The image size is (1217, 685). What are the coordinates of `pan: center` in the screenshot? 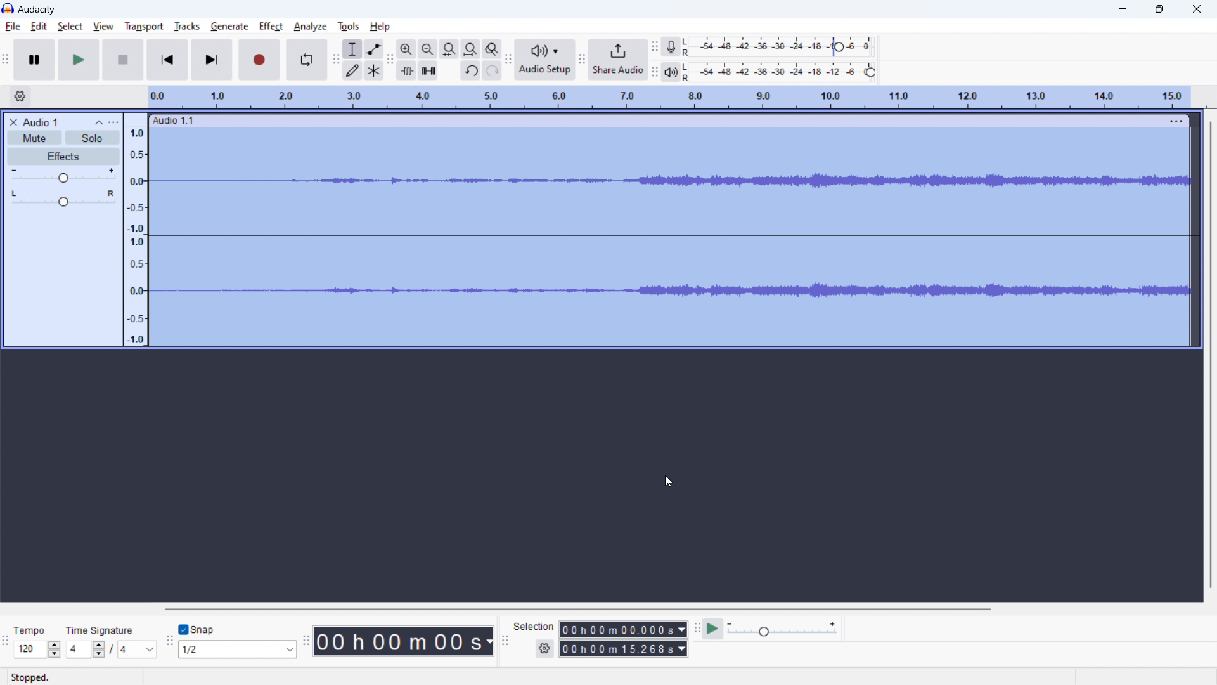 It's located at (64, 198).